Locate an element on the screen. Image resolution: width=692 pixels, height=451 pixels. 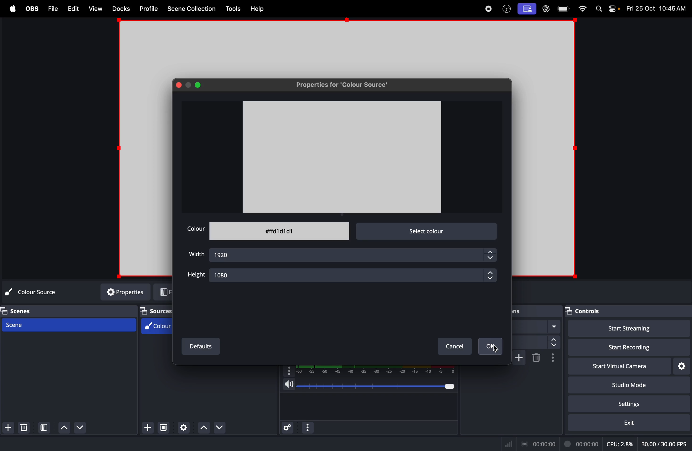
okay is located at coordinates (491, 347).